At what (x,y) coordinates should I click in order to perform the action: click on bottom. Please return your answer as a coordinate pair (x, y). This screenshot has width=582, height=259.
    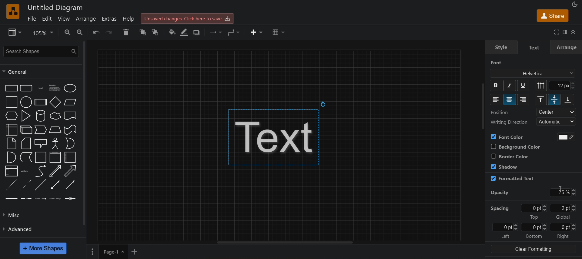
    Looking at the image, I should click on (568, 99).